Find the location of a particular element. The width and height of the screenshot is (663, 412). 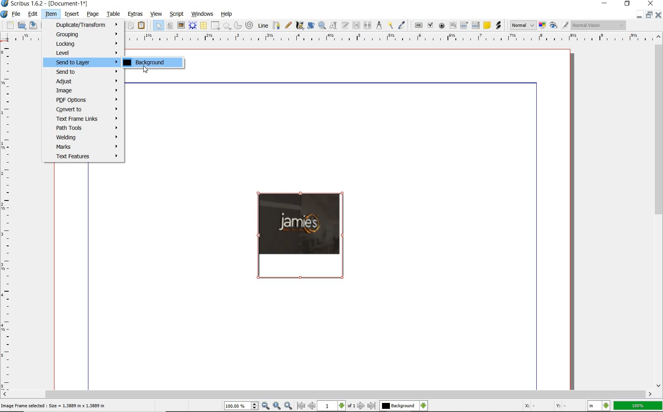

insert is located at coordinates (72, 14).